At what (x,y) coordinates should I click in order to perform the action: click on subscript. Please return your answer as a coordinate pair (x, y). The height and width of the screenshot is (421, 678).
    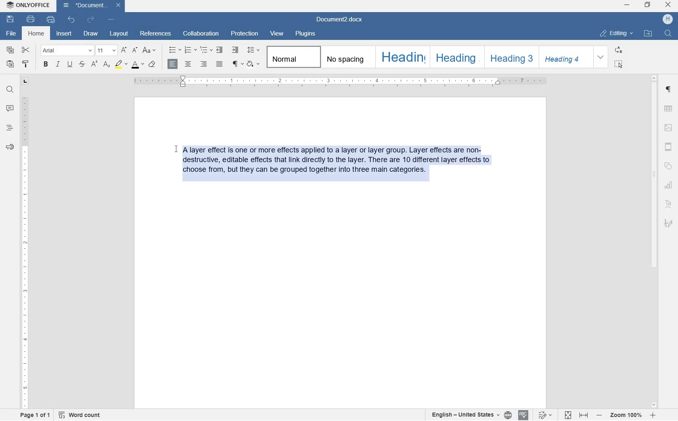
    Looking at the image, I should click on (107, 65).